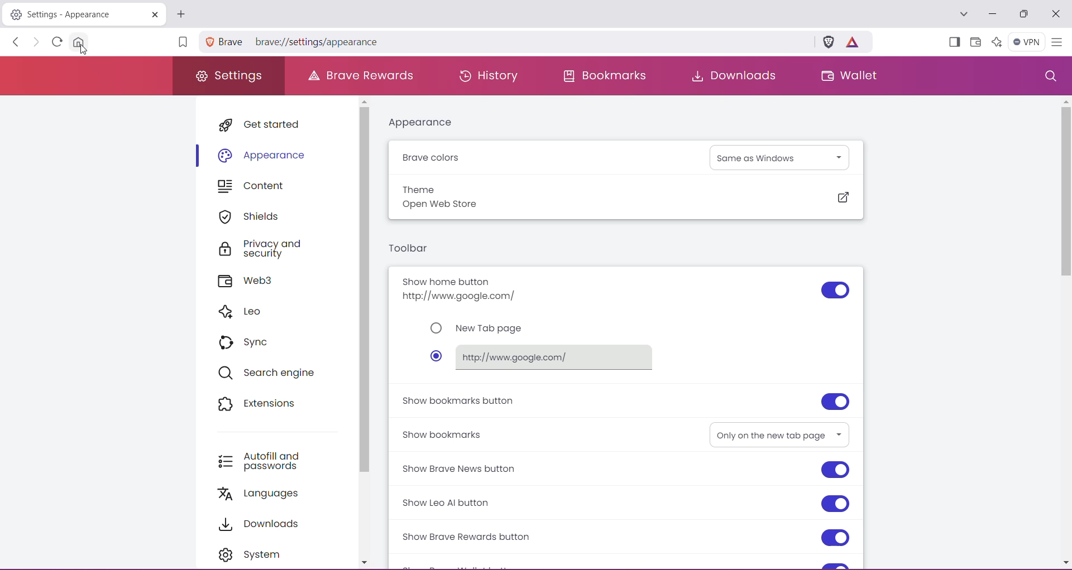 The image size is (1072, 570). What do you see at coordinates (245, 312) in the screenshot?
I see `Leo` at bounding box center [245, 312].